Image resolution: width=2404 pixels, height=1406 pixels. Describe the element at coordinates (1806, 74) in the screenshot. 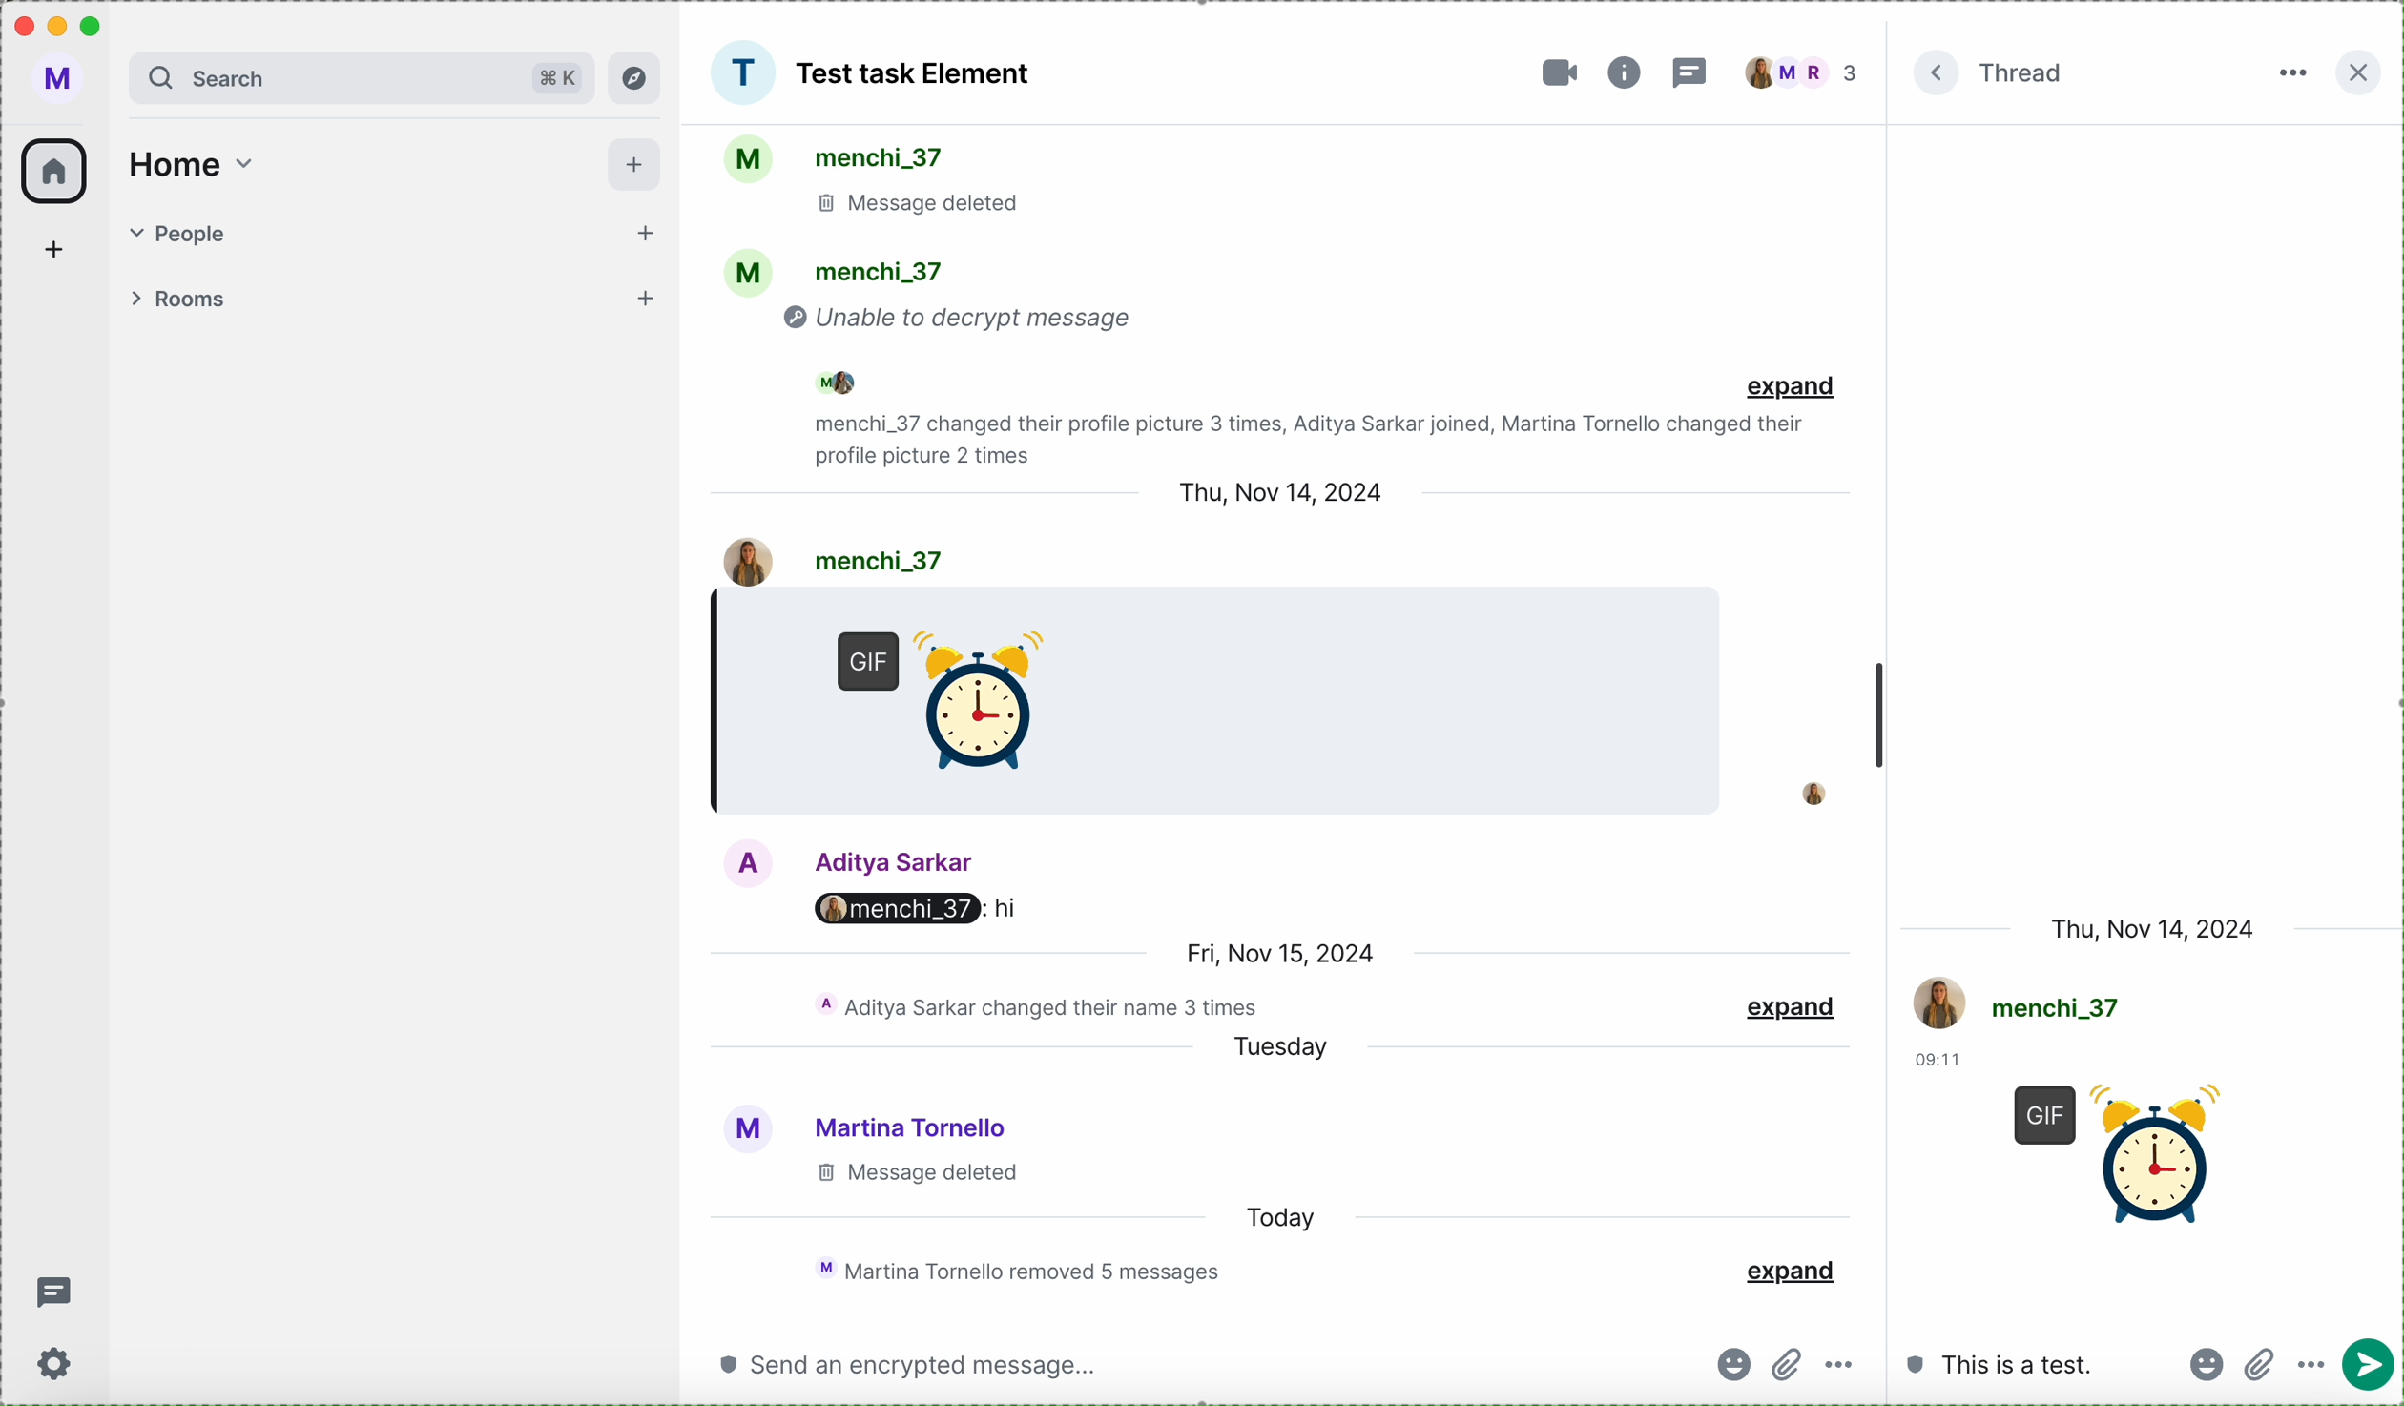

I see `people` at that location.